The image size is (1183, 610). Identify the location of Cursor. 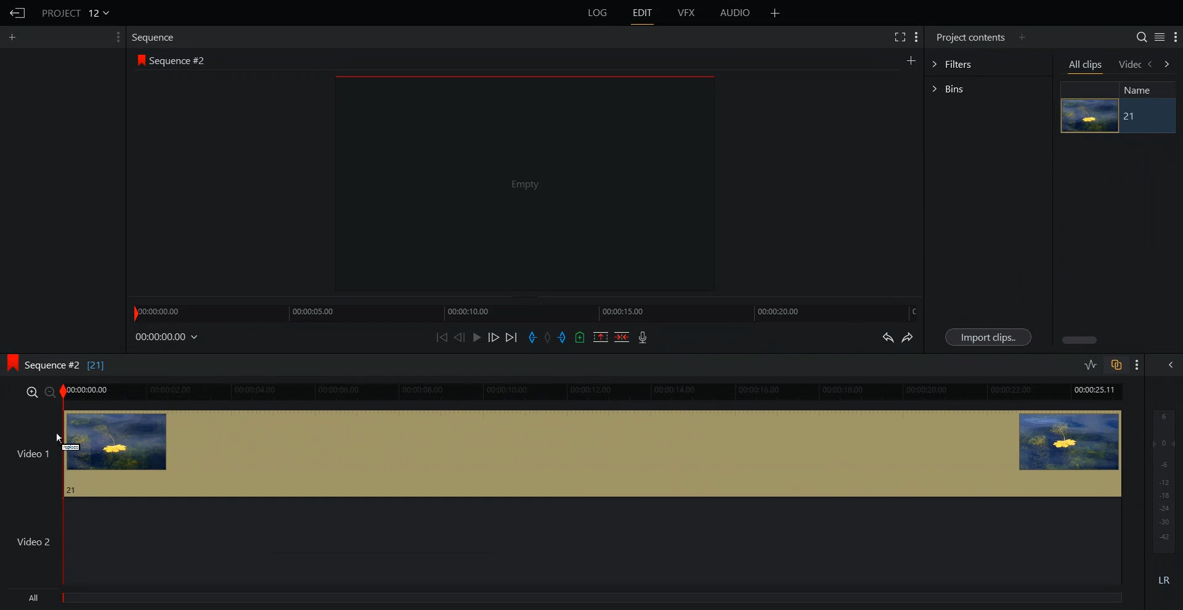
(60, 439).